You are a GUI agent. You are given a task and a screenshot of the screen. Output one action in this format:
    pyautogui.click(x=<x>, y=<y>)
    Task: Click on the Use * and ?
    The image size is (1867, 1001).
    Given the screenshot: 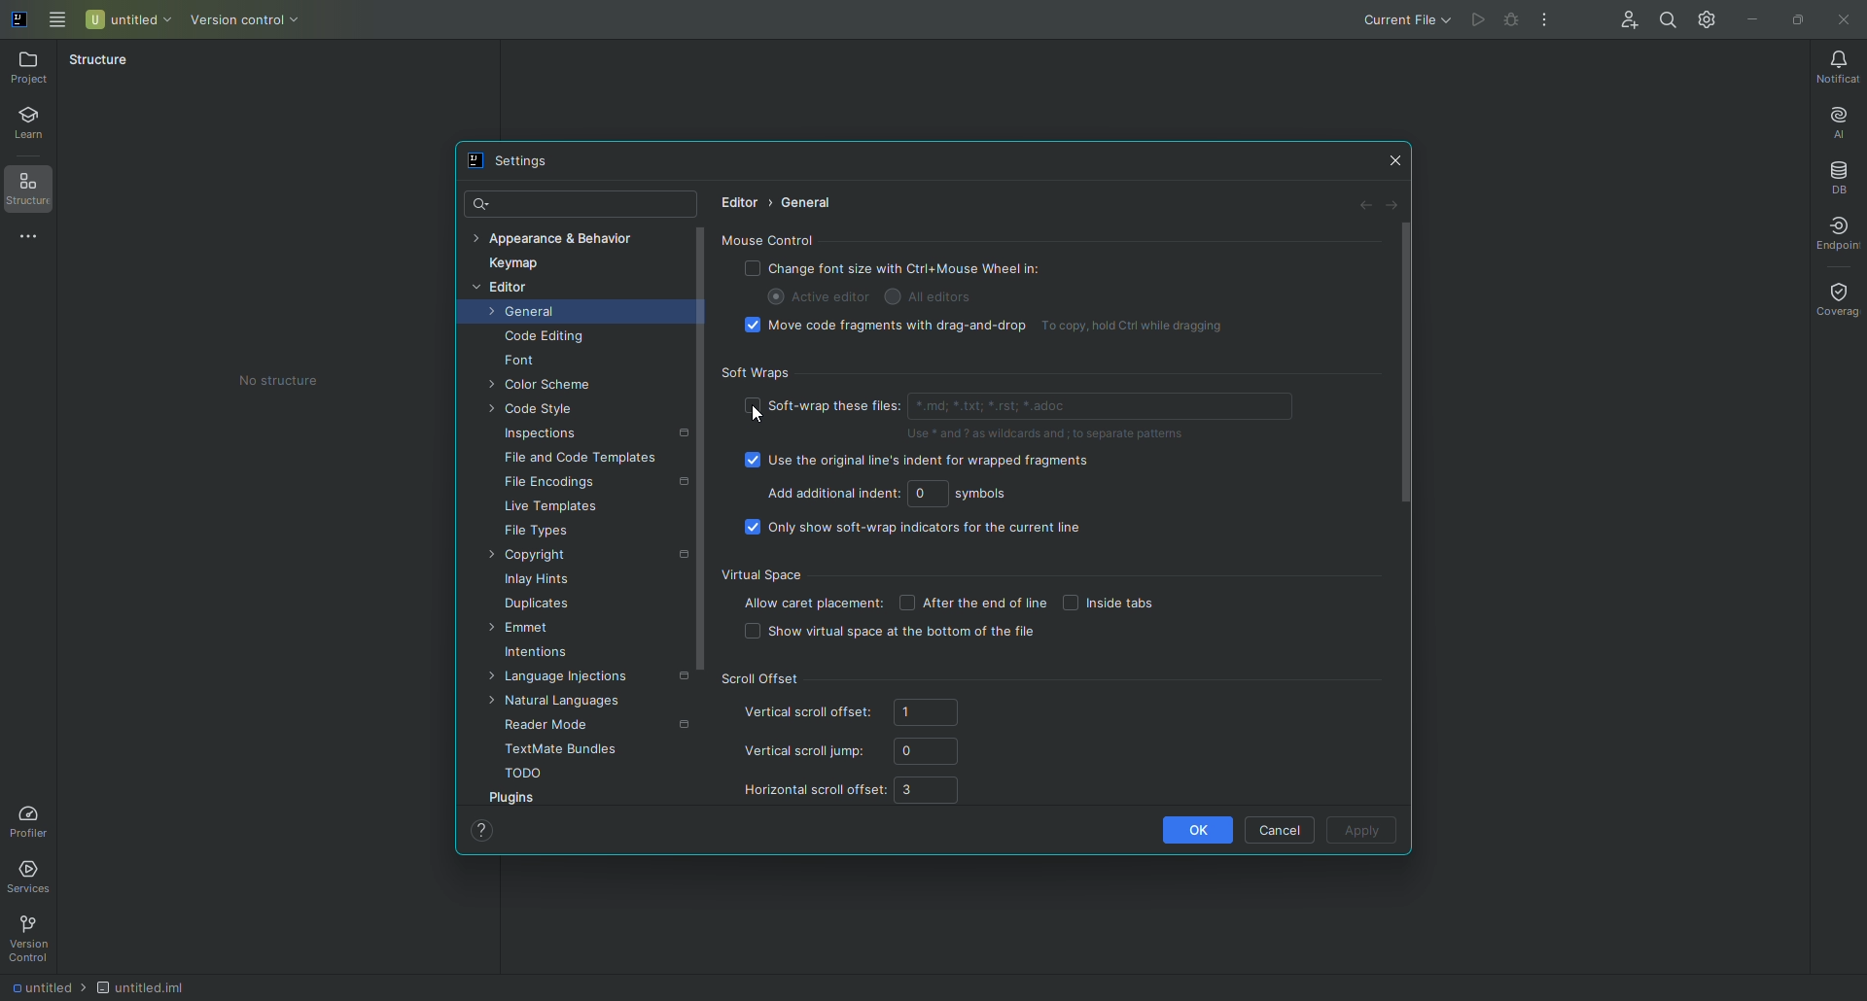 What is the action you would take?
    pyautogui.click(x=1051, y=434)
    